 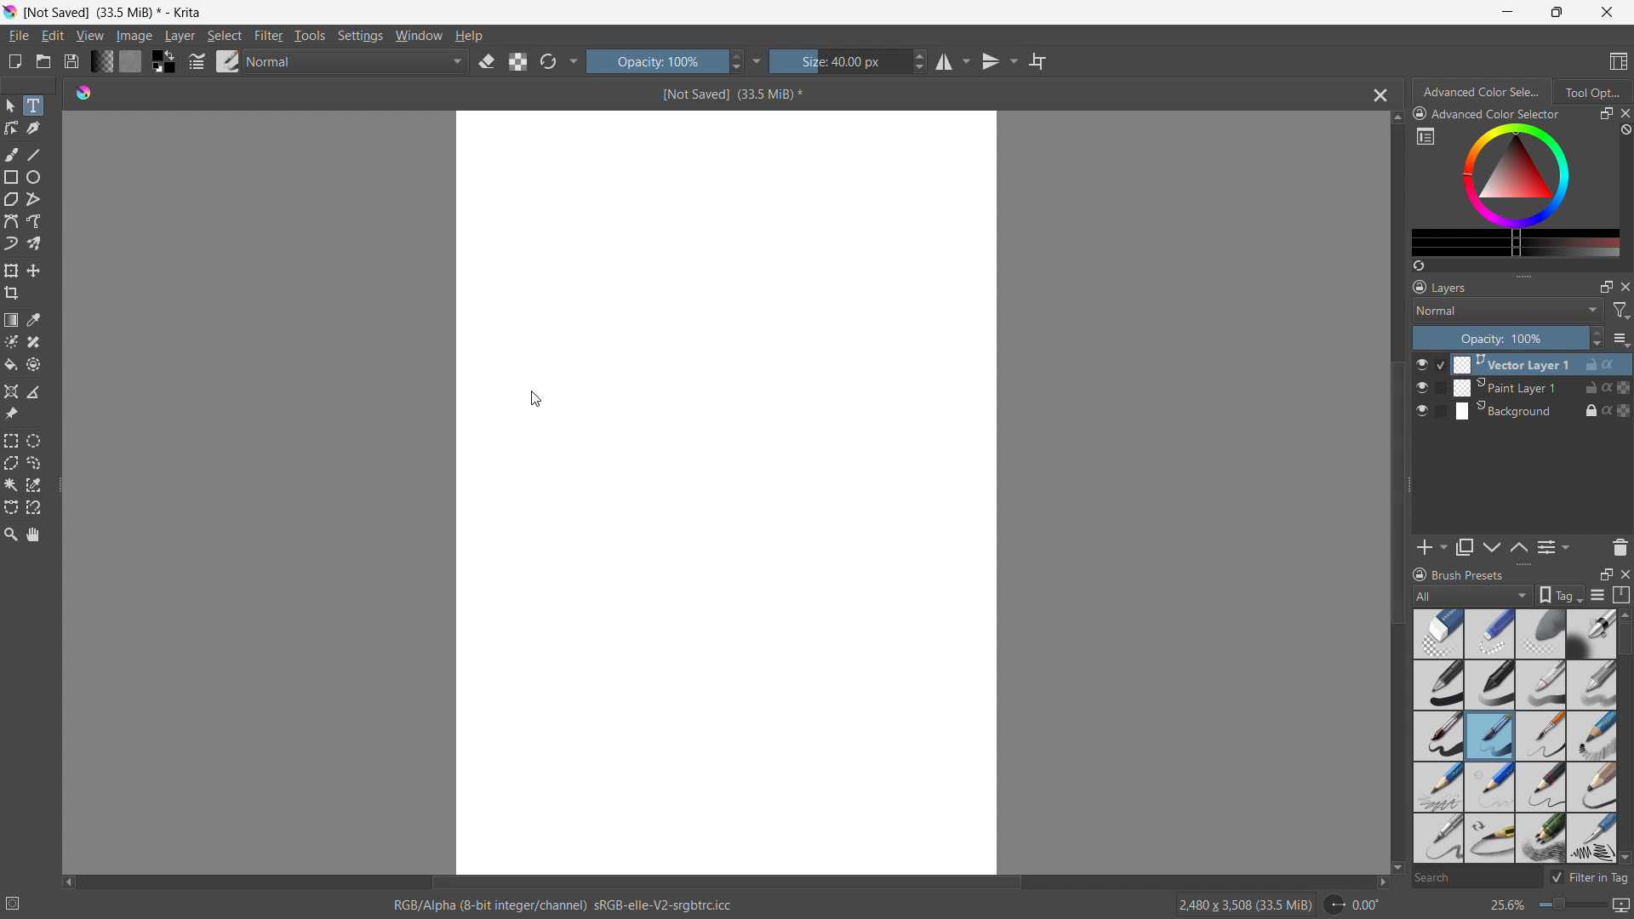 What do you see at coordinates (33, 342) in the screenshot?
I see `smart patch tool` at bounding box center [33, 342].